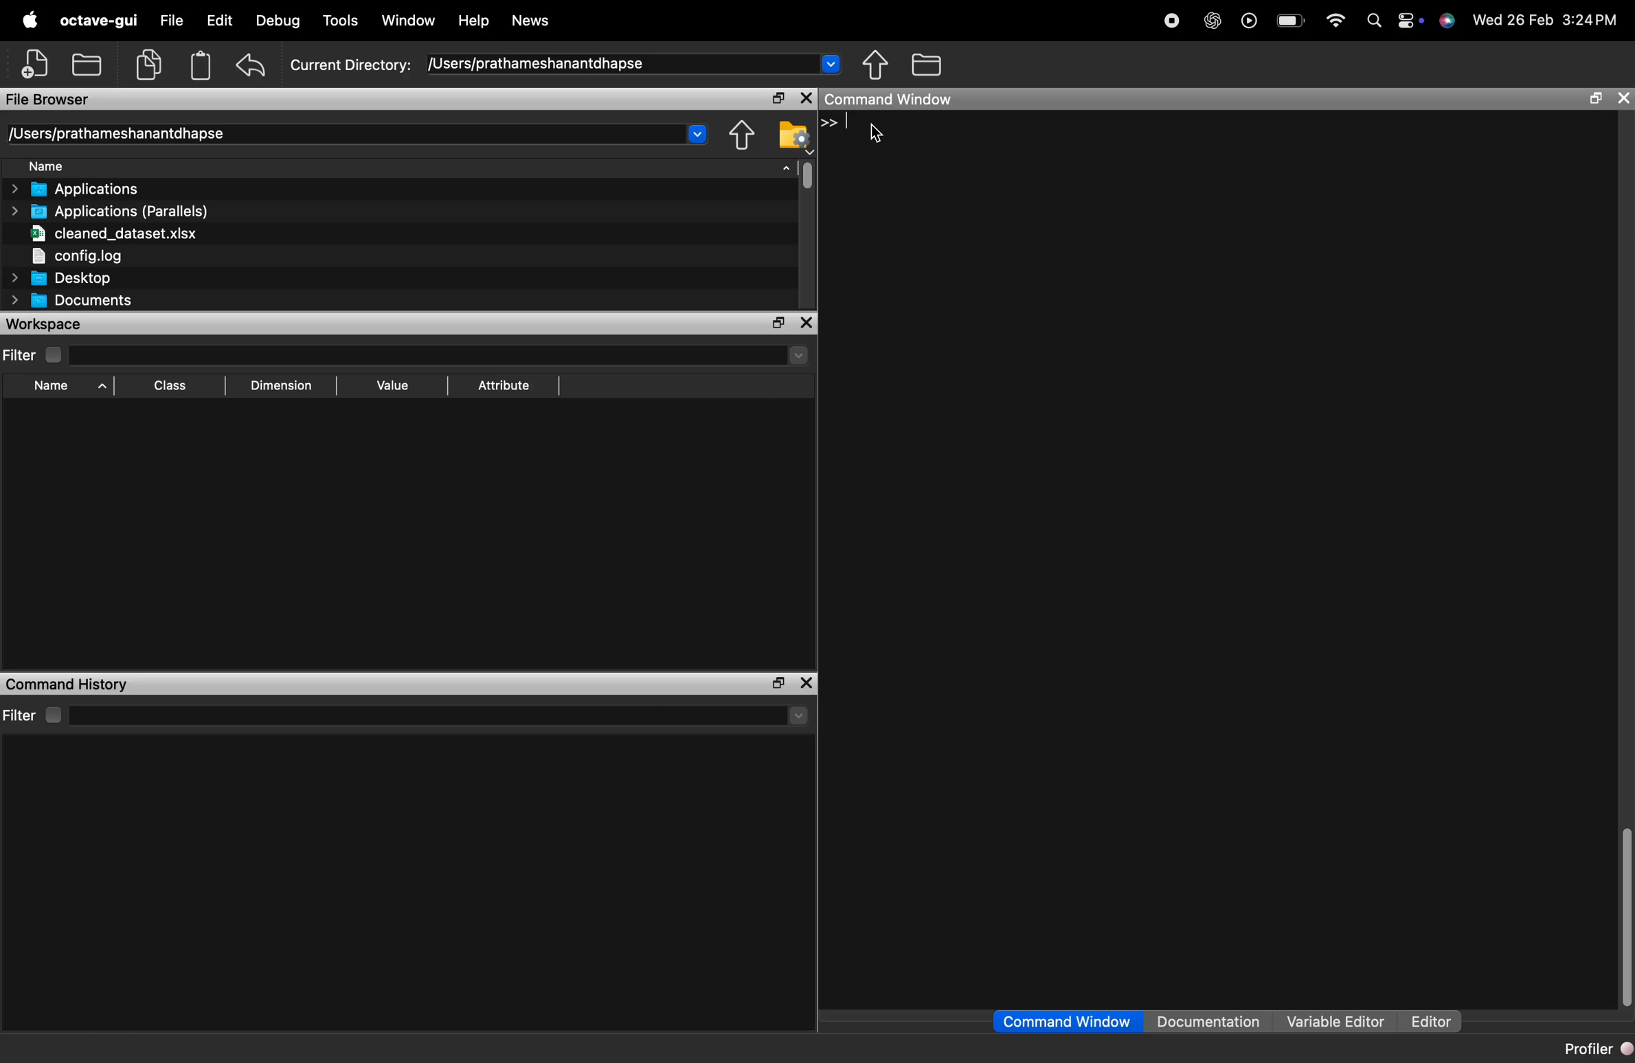 This screenshot has height=1063, width=1635. What do you see at coordinates (110, 233) in the screenshot?
I see `cleaned dataset.xlsx` at bounding box center [110, 233].